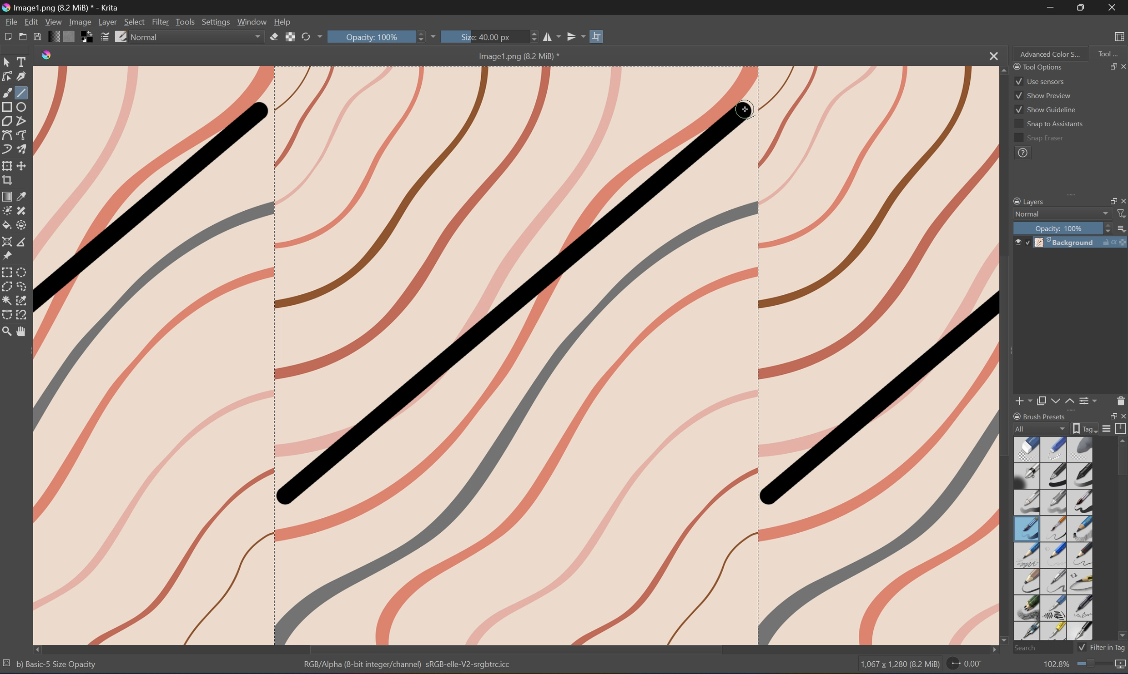  What do you see at coordinates (531, 37) in the screenshot?
I see `Slider` at bounding box center [531, 37].